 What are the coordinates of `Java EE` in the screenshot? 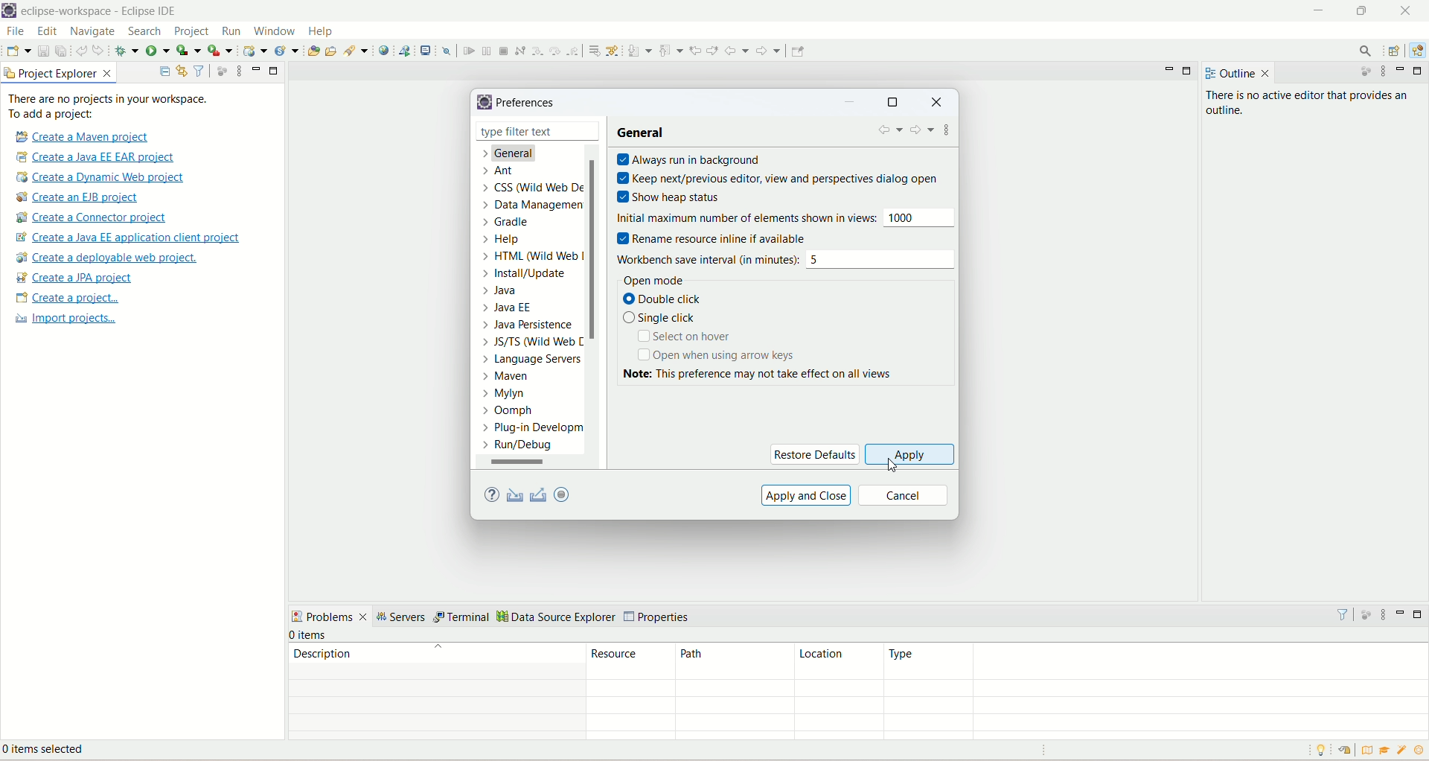 It's located at (1416, 53).